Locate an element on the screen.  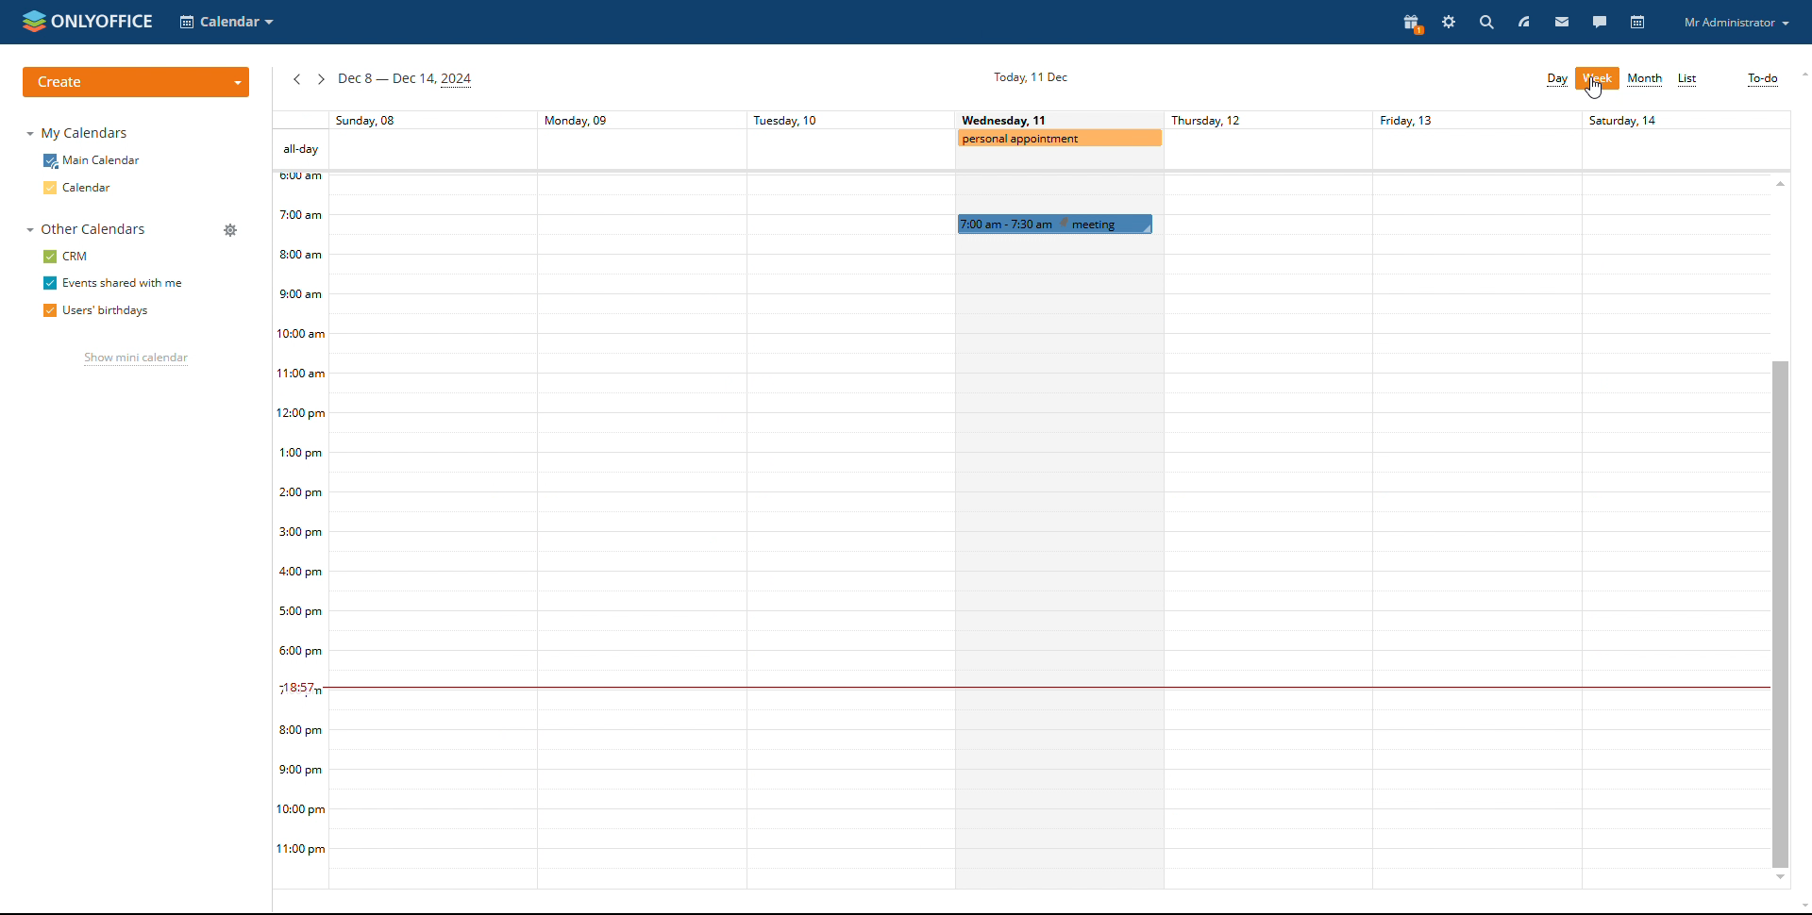
present is located at coordinates (1413, 23).